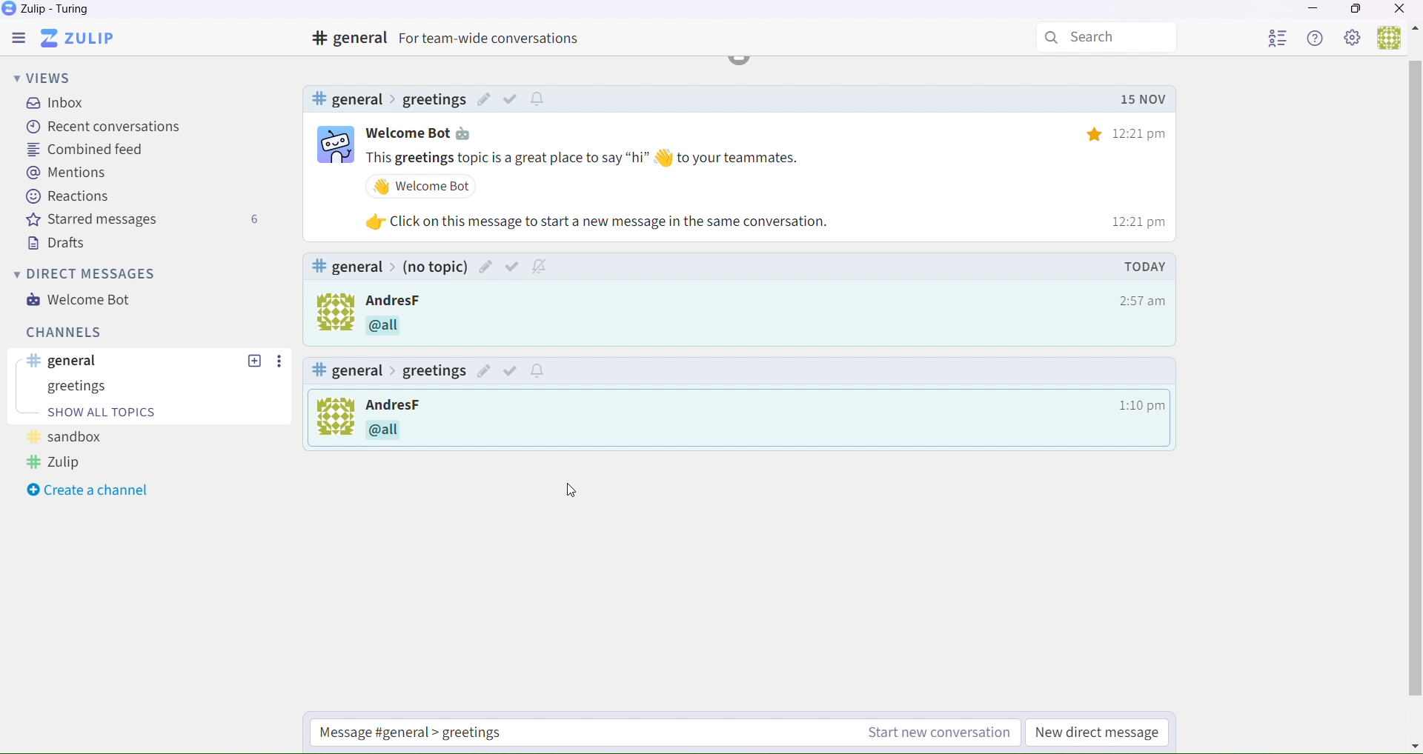 The width and height of the screenshot is (1423, 754). I want to click on , so click(600, 220).